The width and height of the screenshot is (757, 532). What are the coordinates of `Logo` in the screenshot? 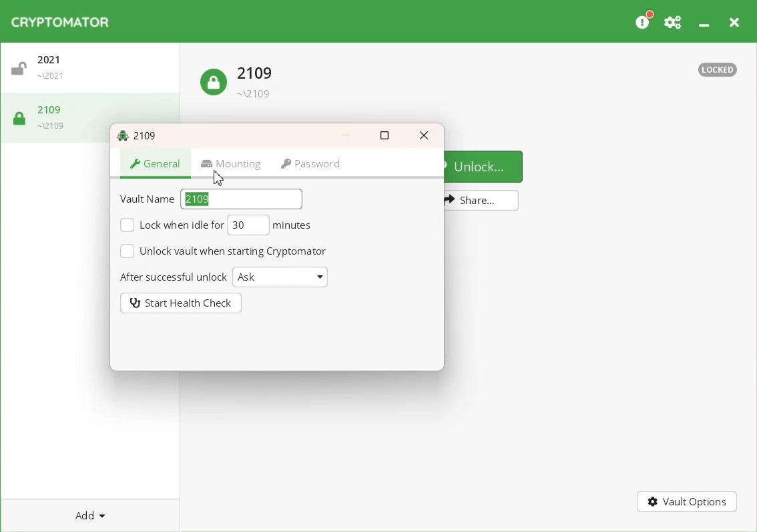 It's located at (62, 21).